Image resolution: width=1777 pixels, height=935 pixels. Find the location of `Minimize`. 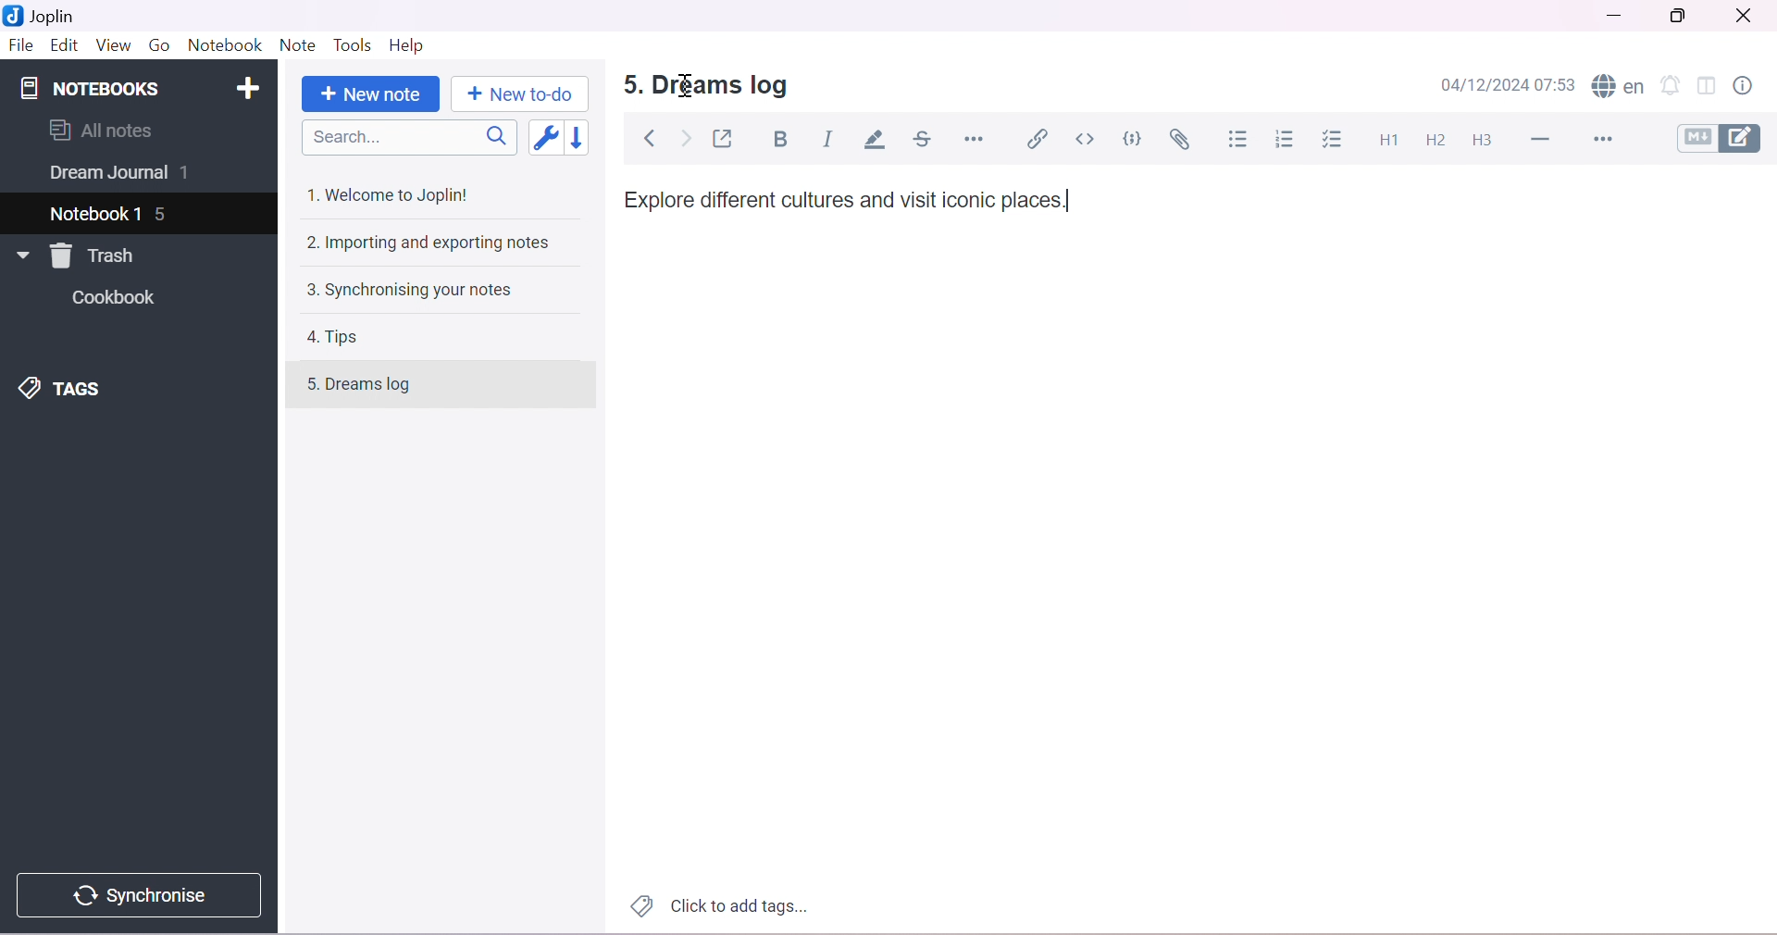

Minimize is located at coordinates (1611, 19).